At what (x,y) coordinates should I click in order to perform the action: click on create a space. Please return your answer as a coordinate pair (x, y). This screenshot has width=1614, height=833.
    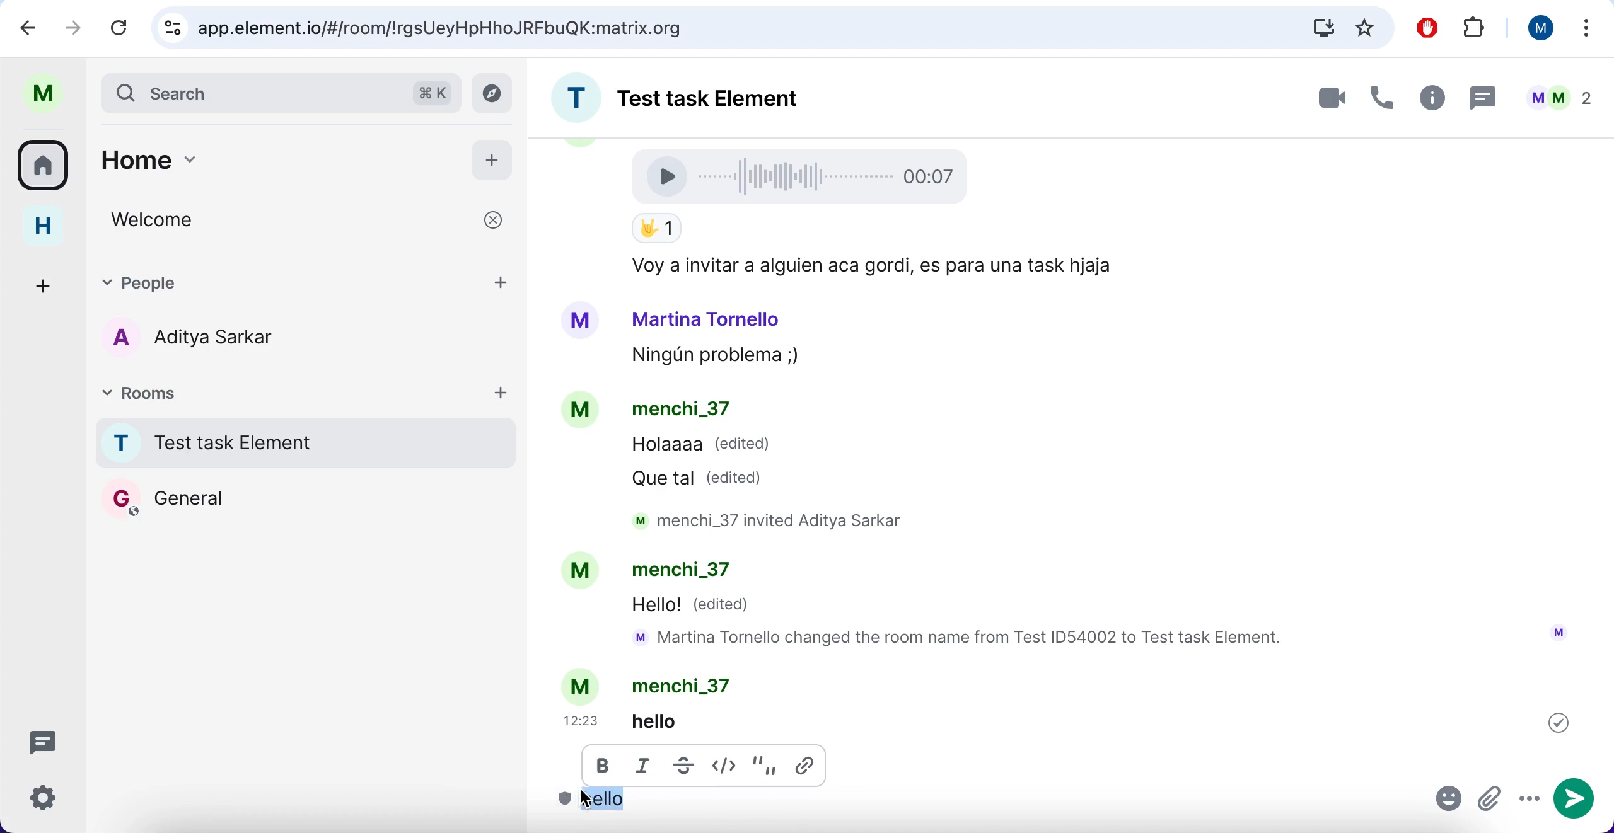
    Looking at the image, I should click on (47, 284).